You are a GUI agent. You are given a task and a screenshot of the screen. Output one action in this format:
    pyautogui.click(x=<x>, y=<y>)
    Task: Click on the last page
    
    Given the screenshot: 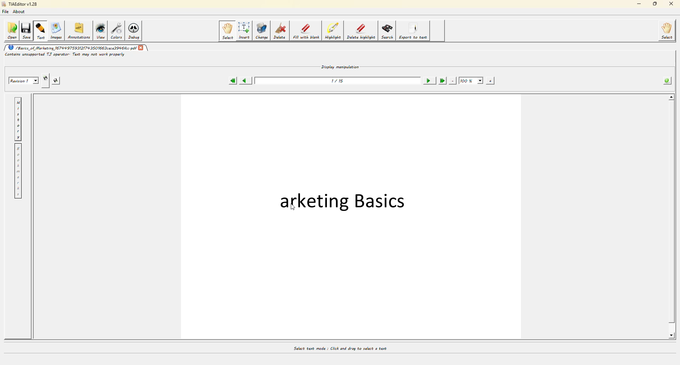 What is the action you would take?
    pyautogui.click(x=442, y=80)
    